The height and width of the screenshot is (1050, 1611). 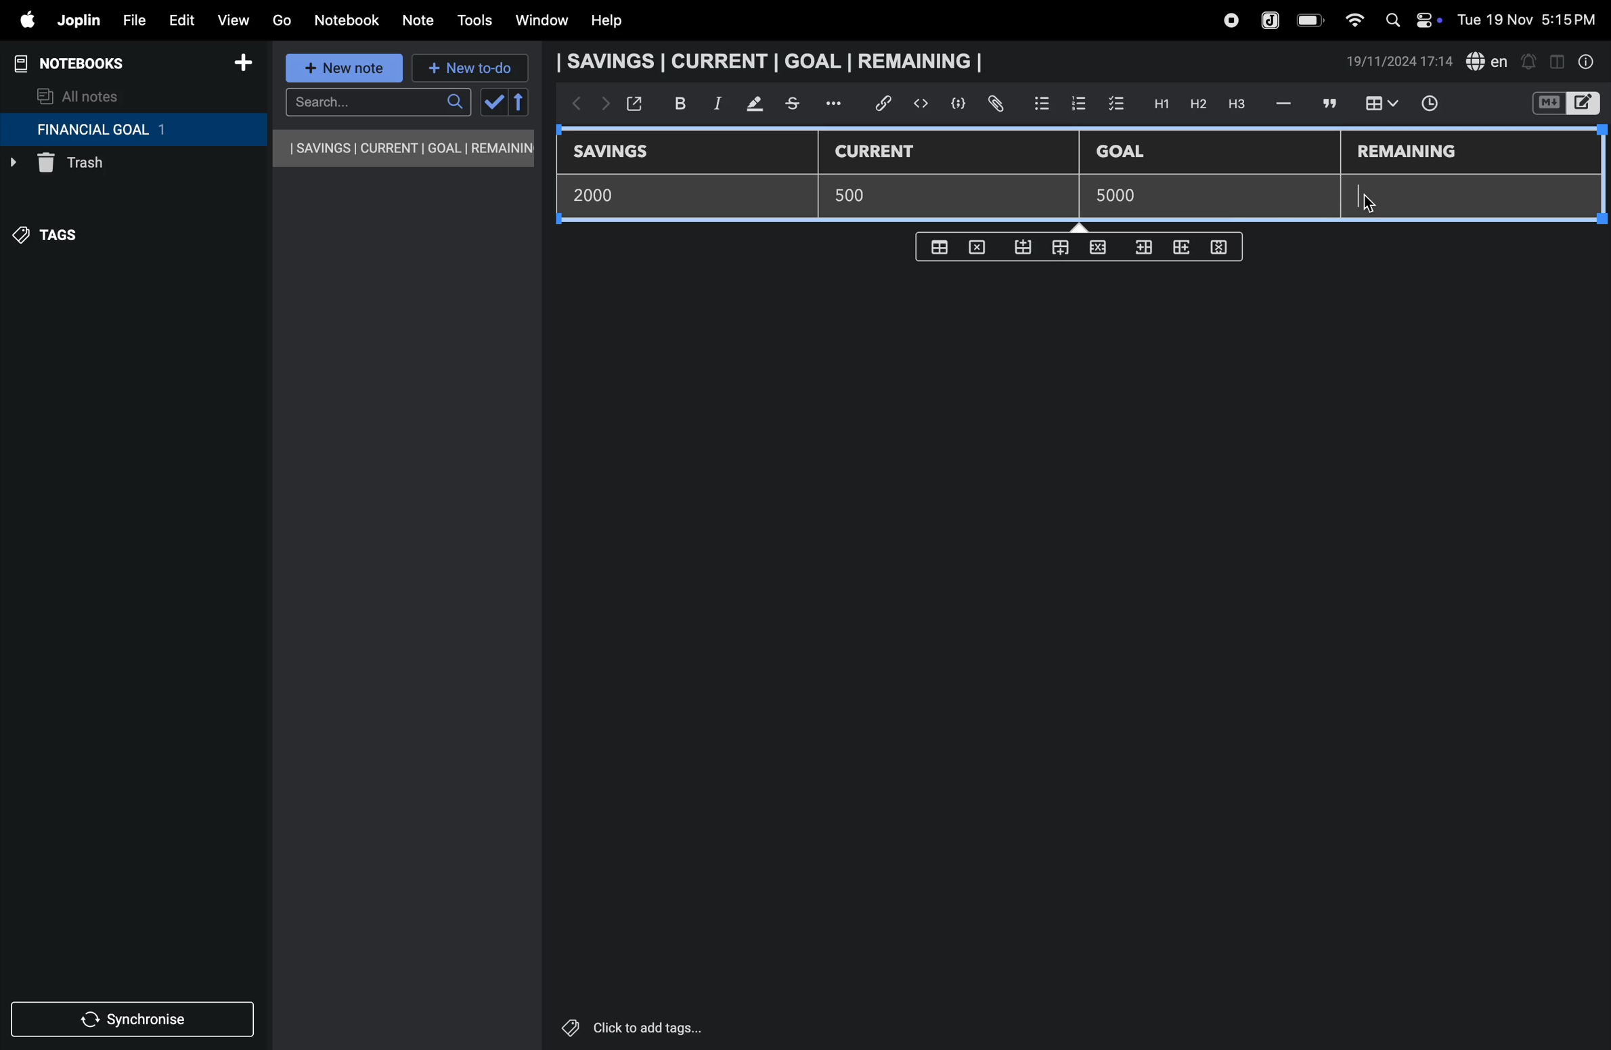 I want to click on Goal, so click(x=1130, y=153).